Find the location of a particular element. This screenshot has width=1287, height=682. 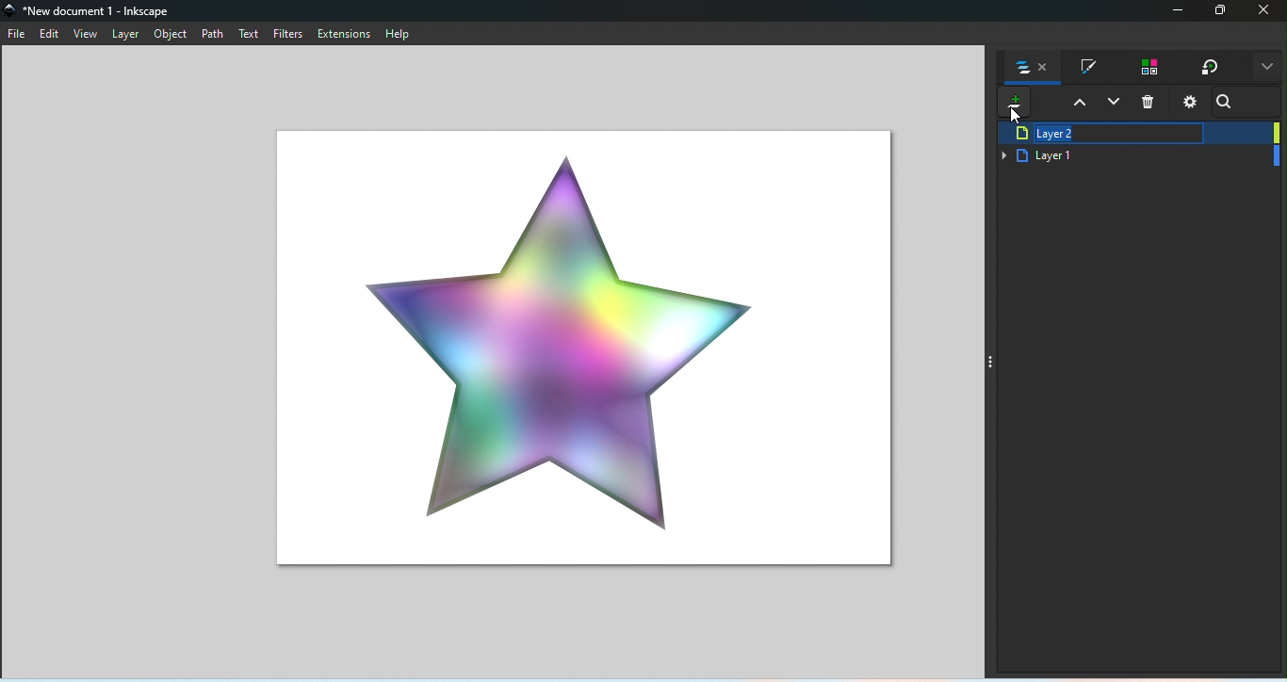

Text is located at coordinates (249, 35).